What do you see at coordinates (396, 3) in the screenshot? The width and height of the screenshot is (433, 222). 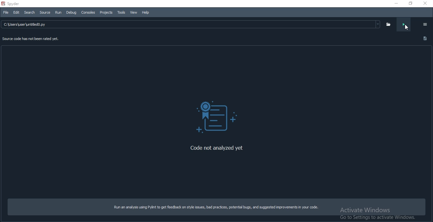 I see `Minimise` at bounding box center [396, 3].